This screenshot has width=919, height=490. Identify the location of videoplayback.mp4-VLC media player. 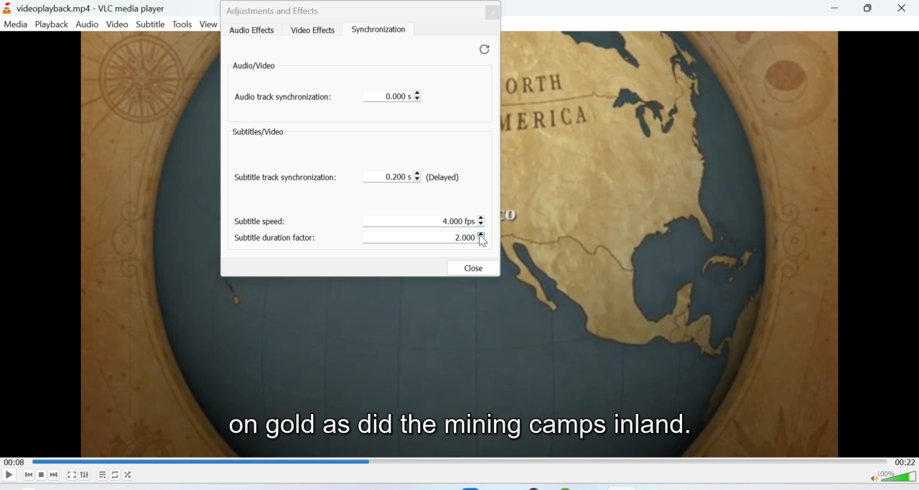
(86, 9).